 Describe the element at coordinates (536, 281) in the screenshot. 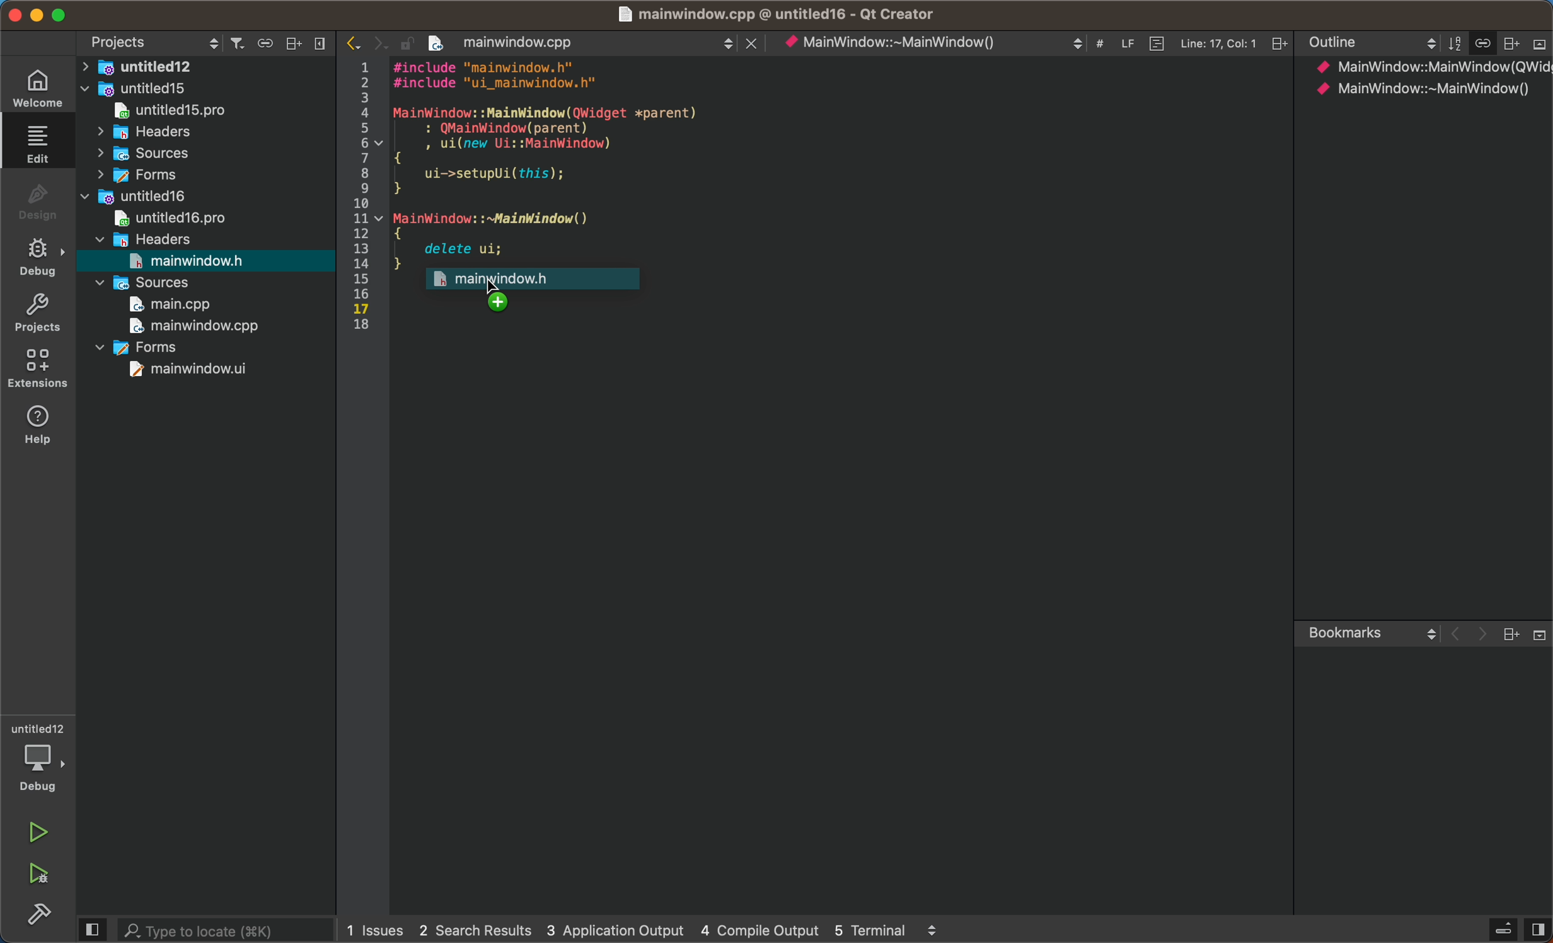

I see `mouse uo` at that location.